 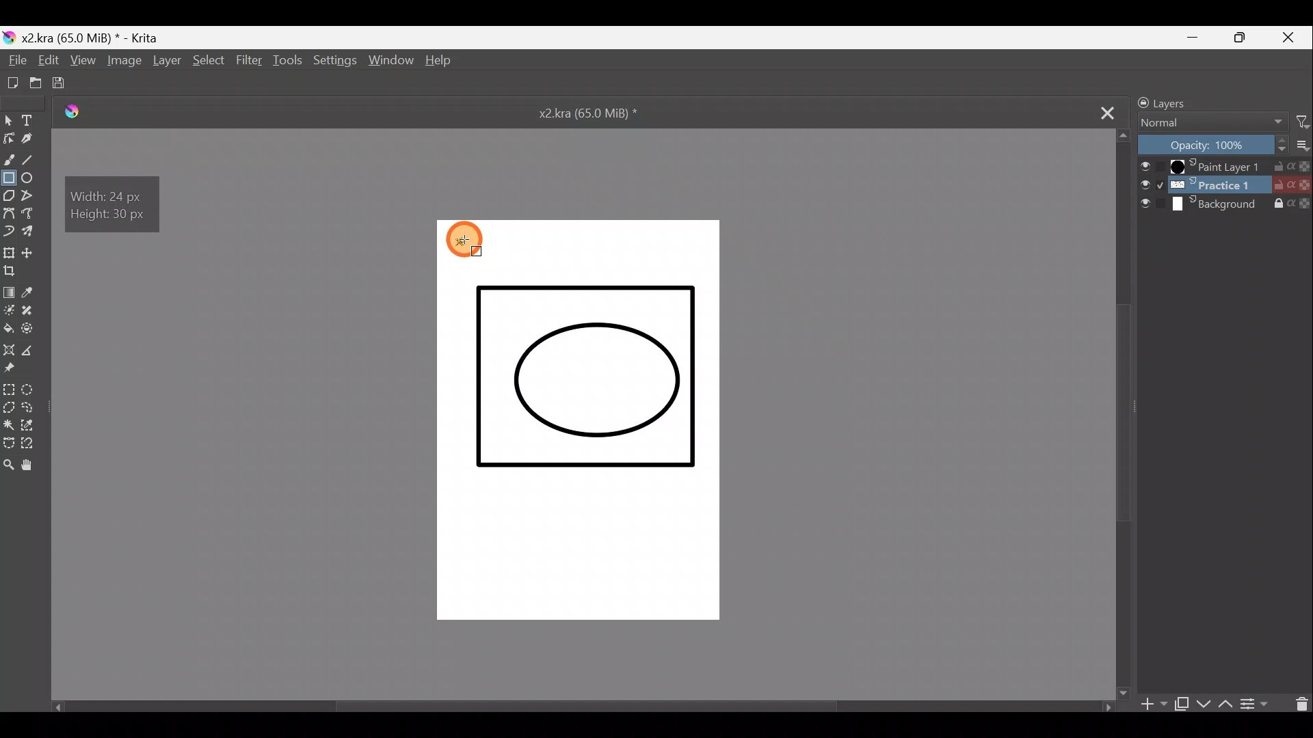 What do you see at coordinates (114, 197) in the screenshot?
I see `Width: 24 px` at bounding box center [114, 197].